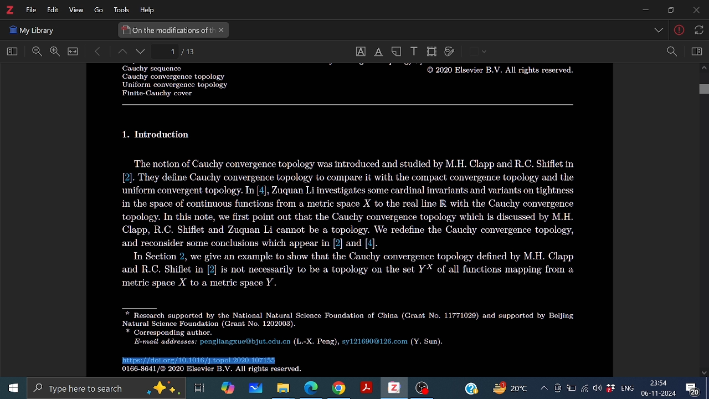 The height and width of the screenshot is (399, 709). Describe the element at coordinates (696, 387) in the screenshot. I see `Comment` at that location.